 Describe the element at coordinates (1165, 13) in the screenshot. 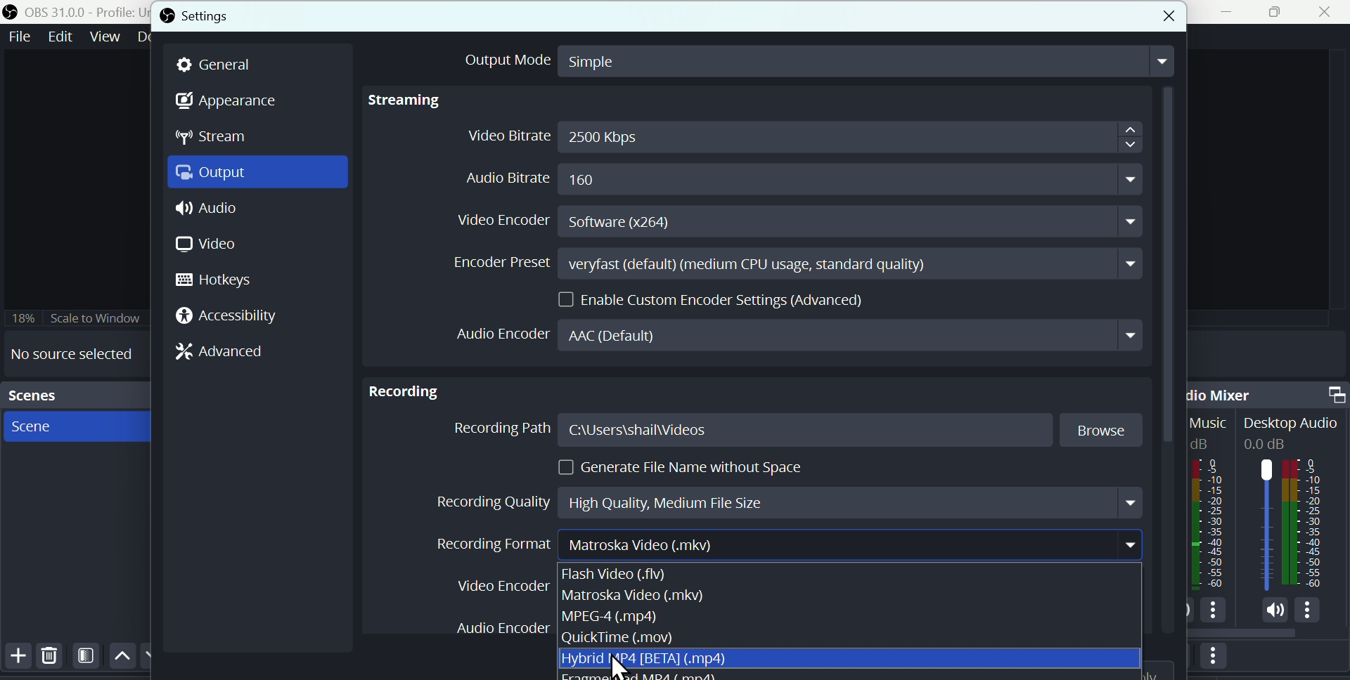

I see `close` at that location.